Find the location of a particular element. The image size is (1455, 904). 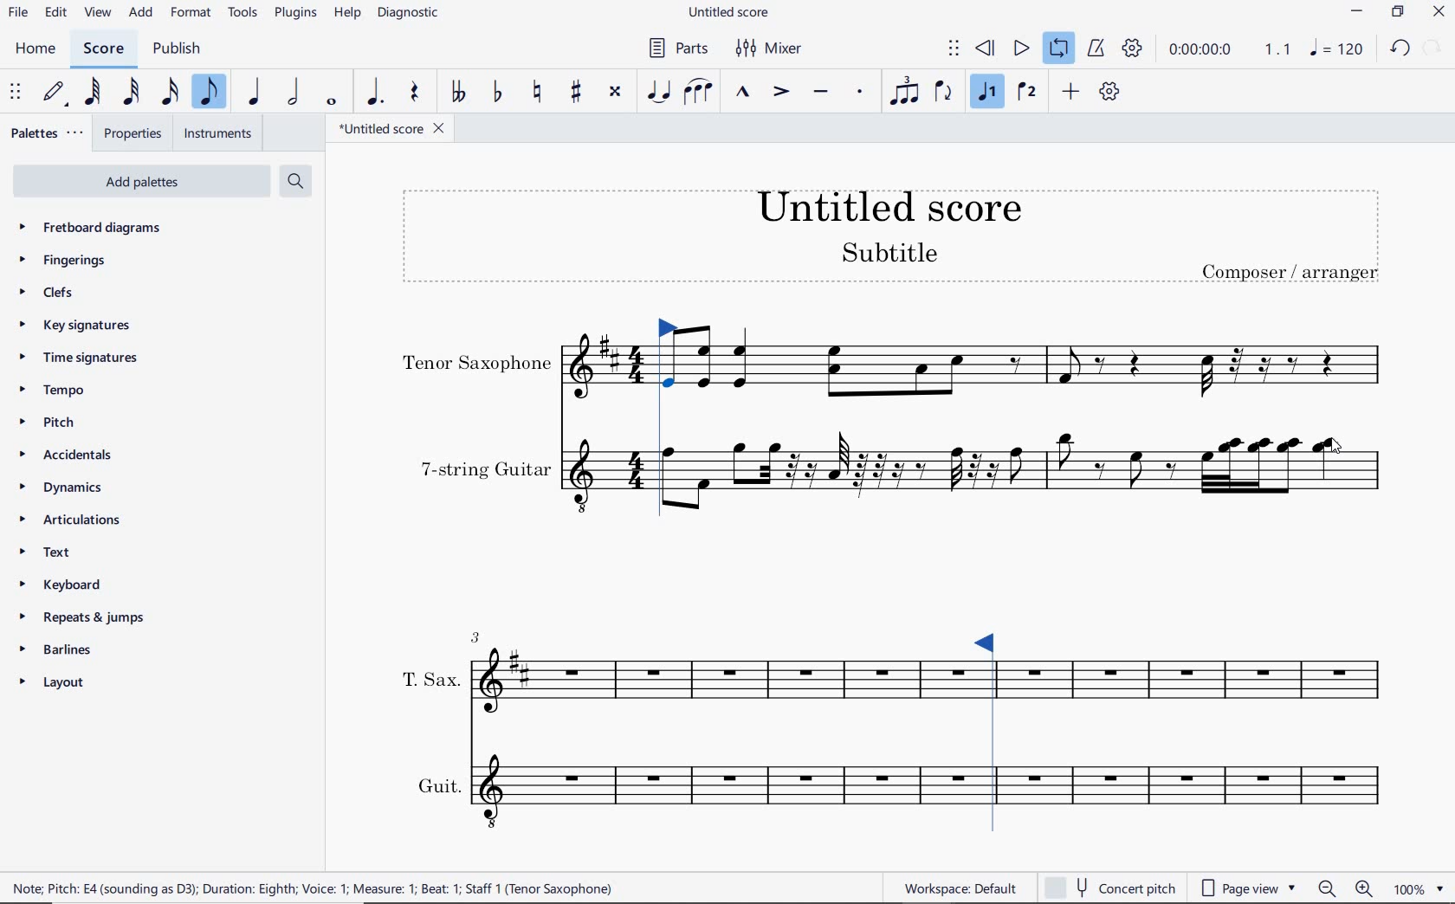

VOICE 2 is located at coordinates (1029, 93).